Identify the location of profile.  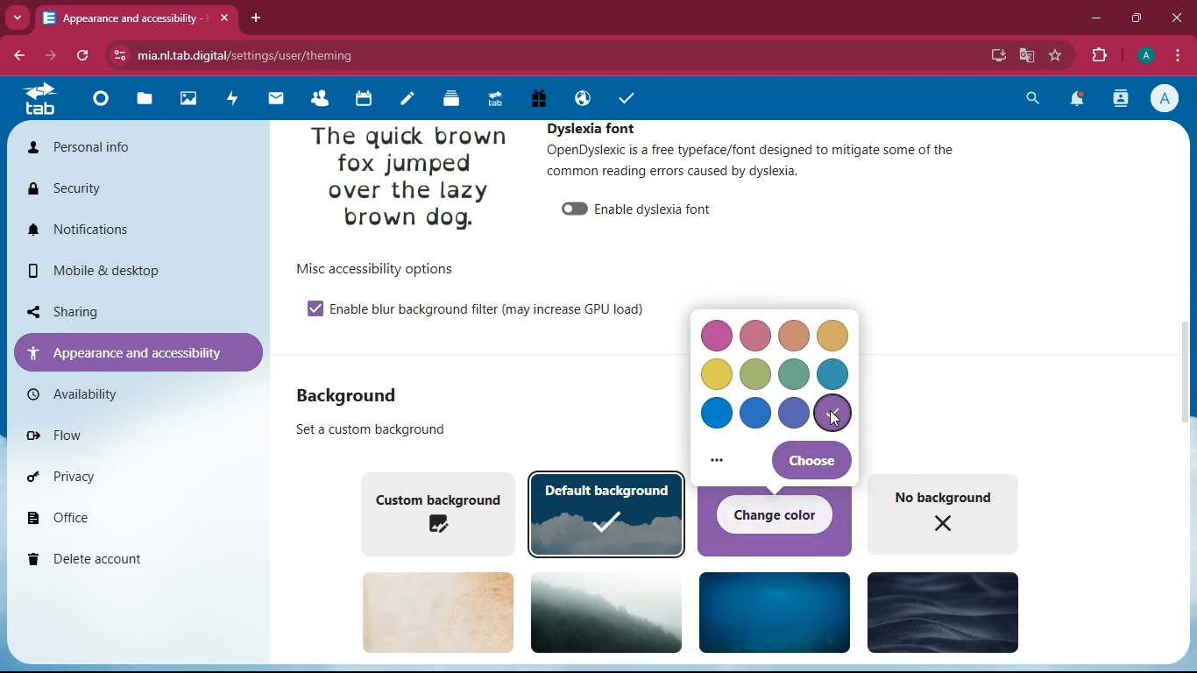
(1145, 55).